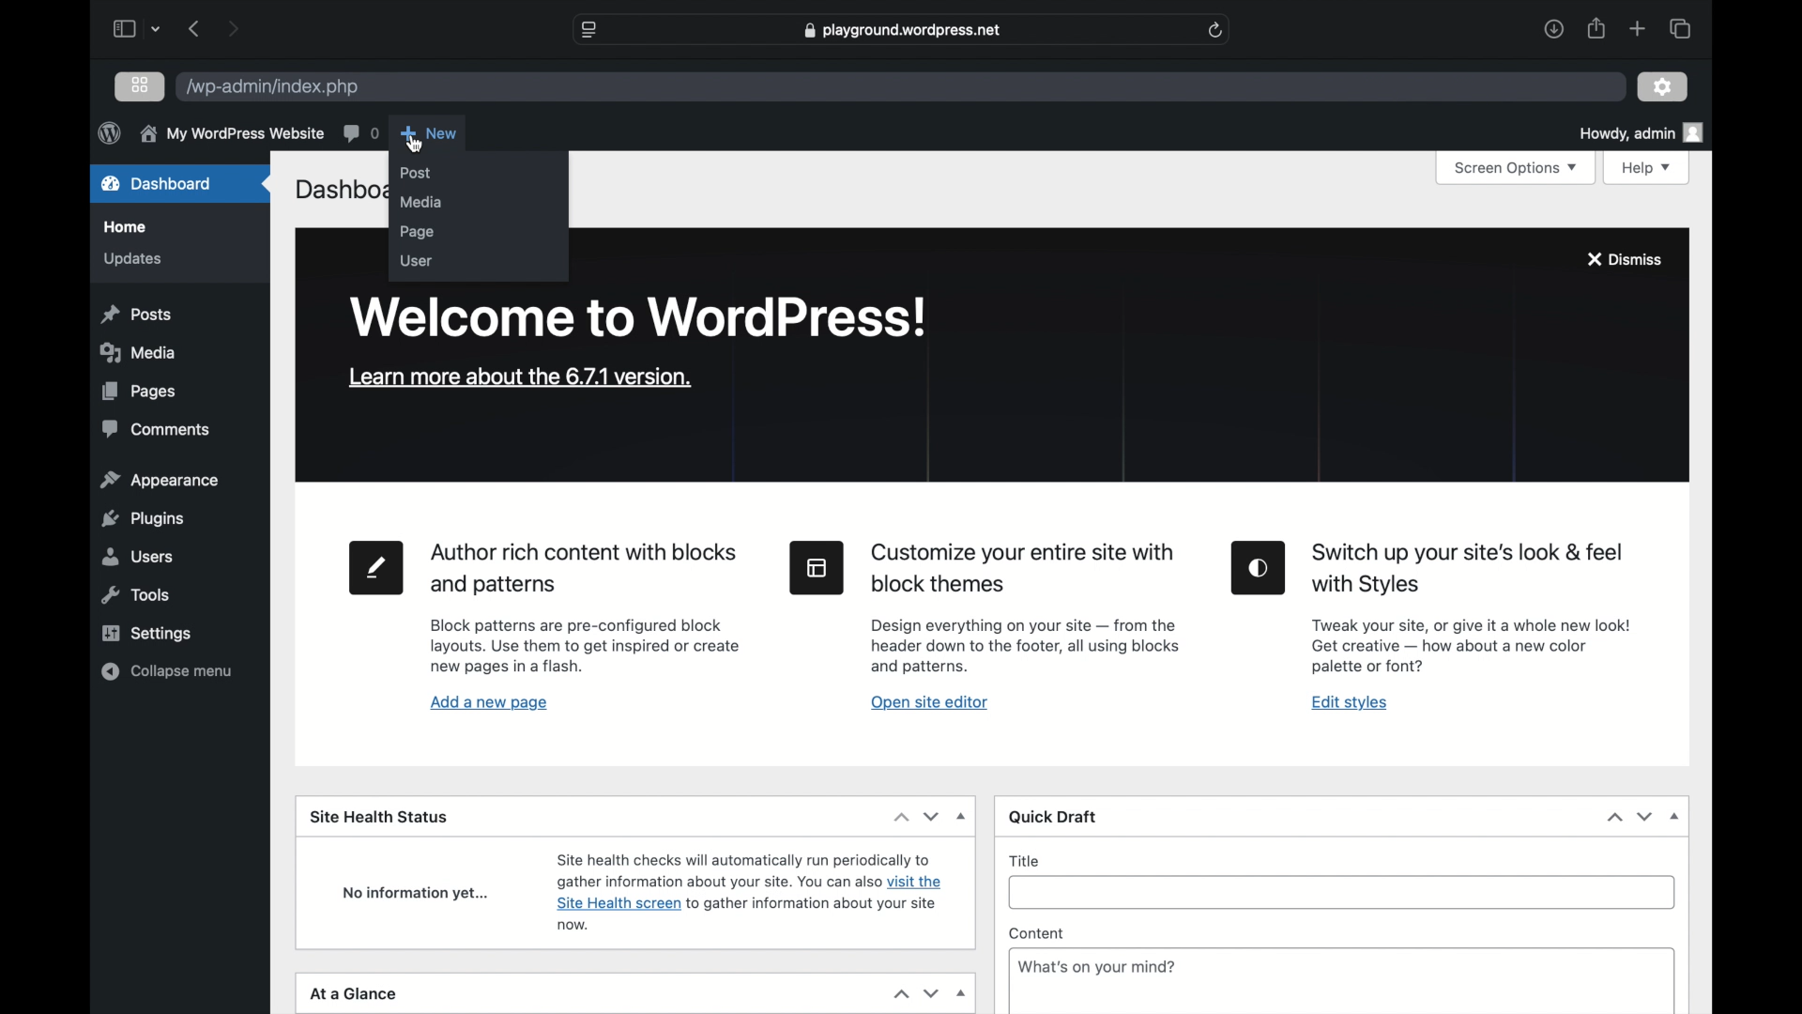 This screenshot has width=1802, height=1014. What do you see at coordinates (589, 29) in the screenshot?
I see `website settings` at bounding box center [589, 29].